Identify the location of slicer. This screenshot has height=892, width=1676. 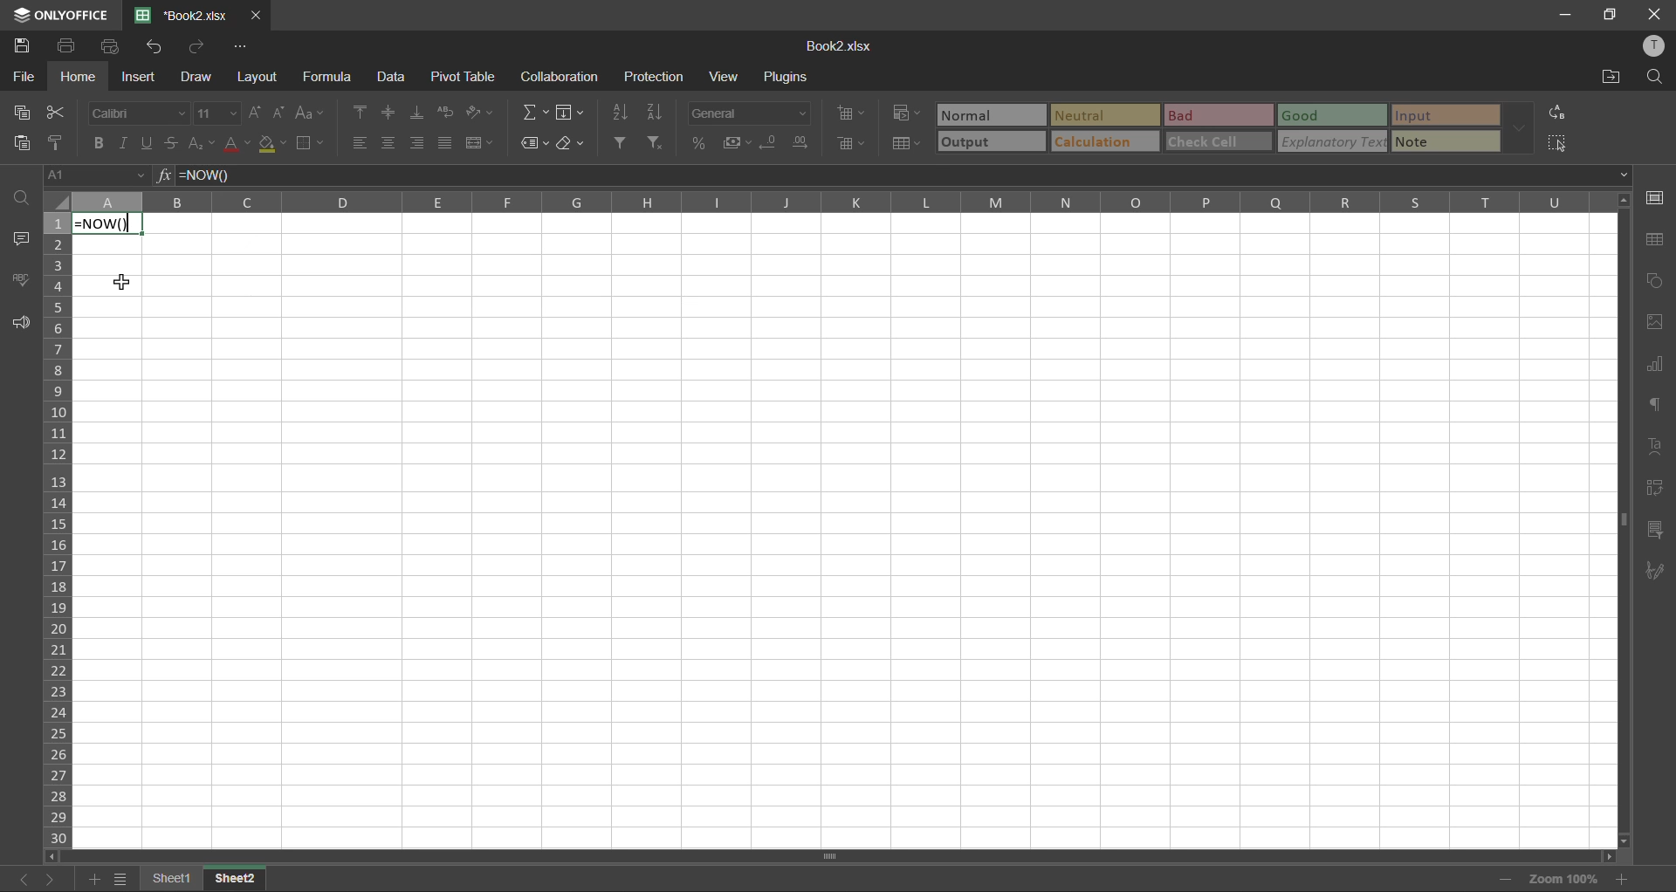
(1653, 530).